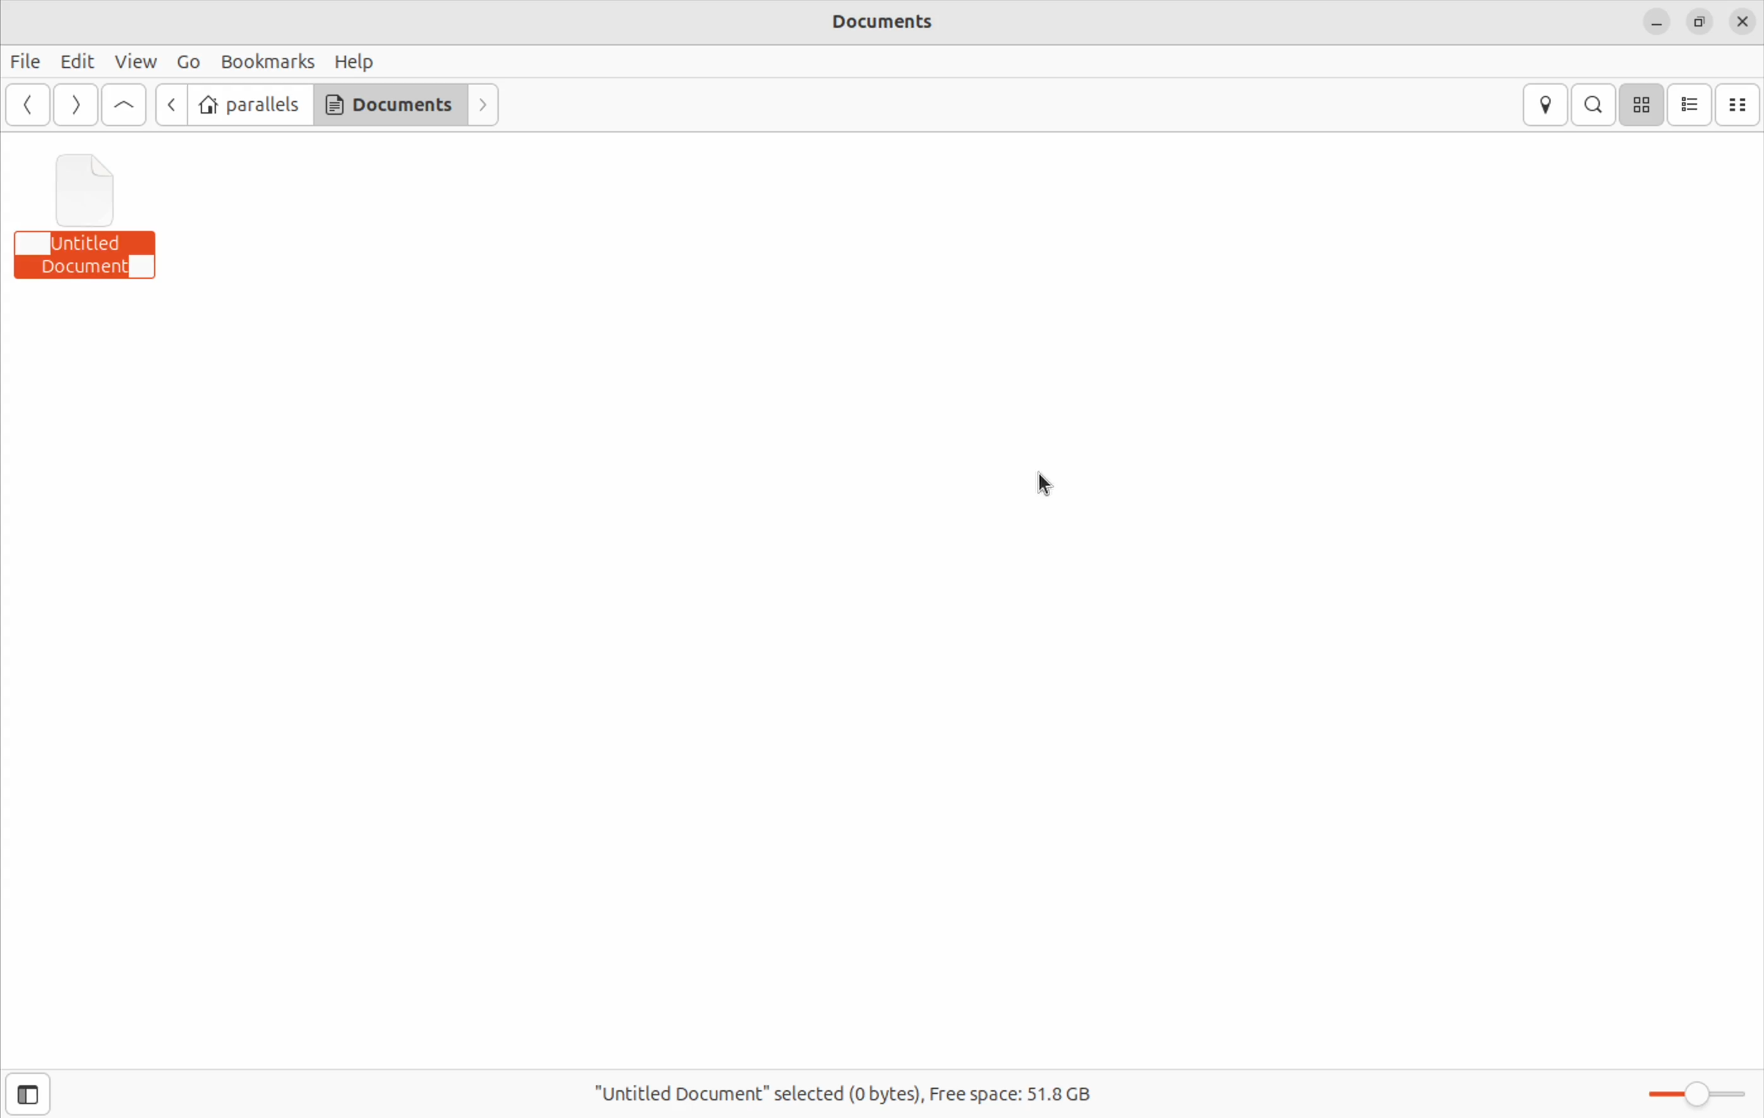 The height and width of the screenshot is (1118, 1764). What do you see at coordinates (1058, 484) in the screenshot?
I see `cursor` at bounding box center [1058, 484].